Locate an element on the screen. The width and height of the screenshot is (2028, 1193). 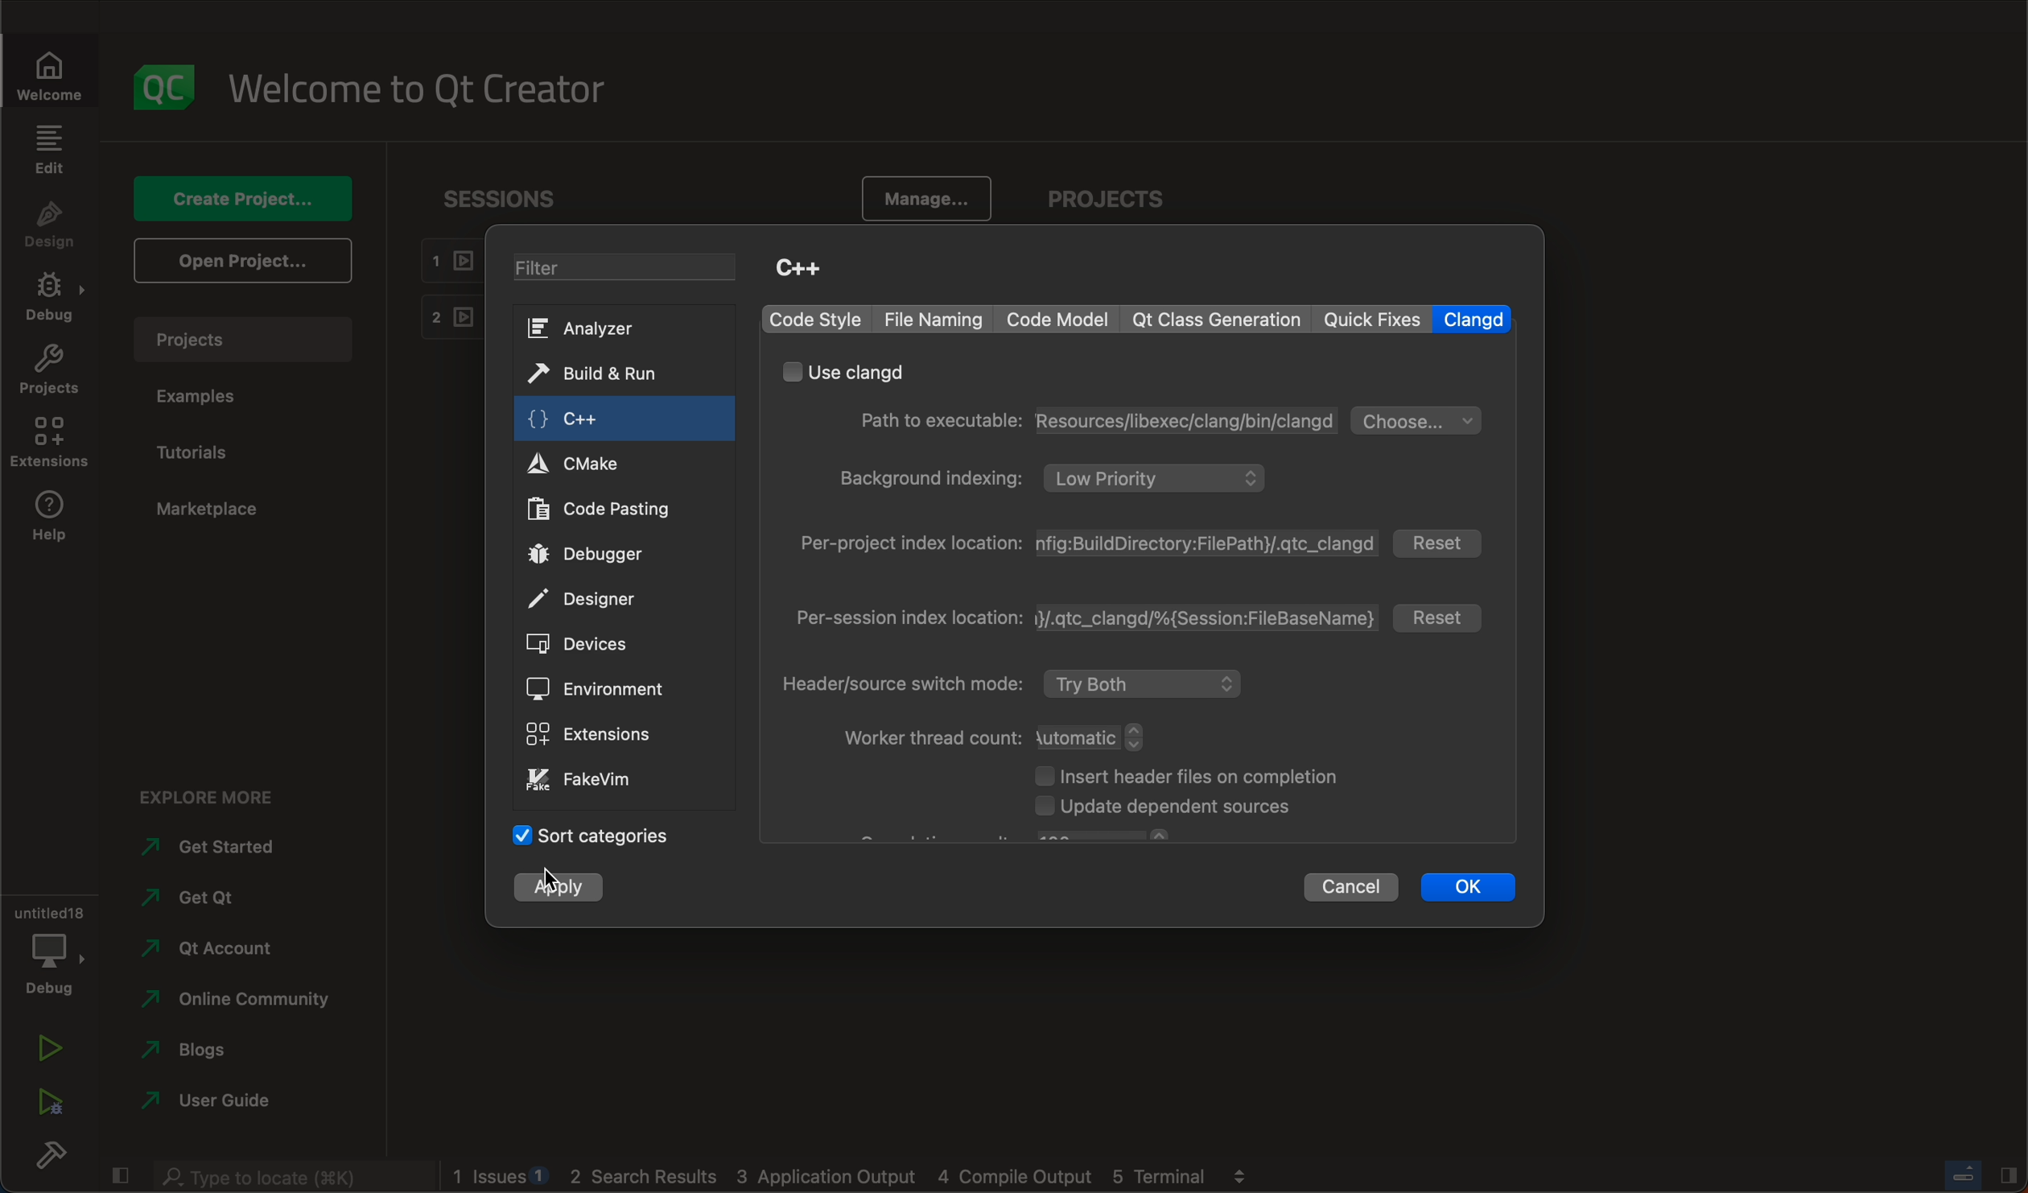
sessions is located at coordinates (511, 198).